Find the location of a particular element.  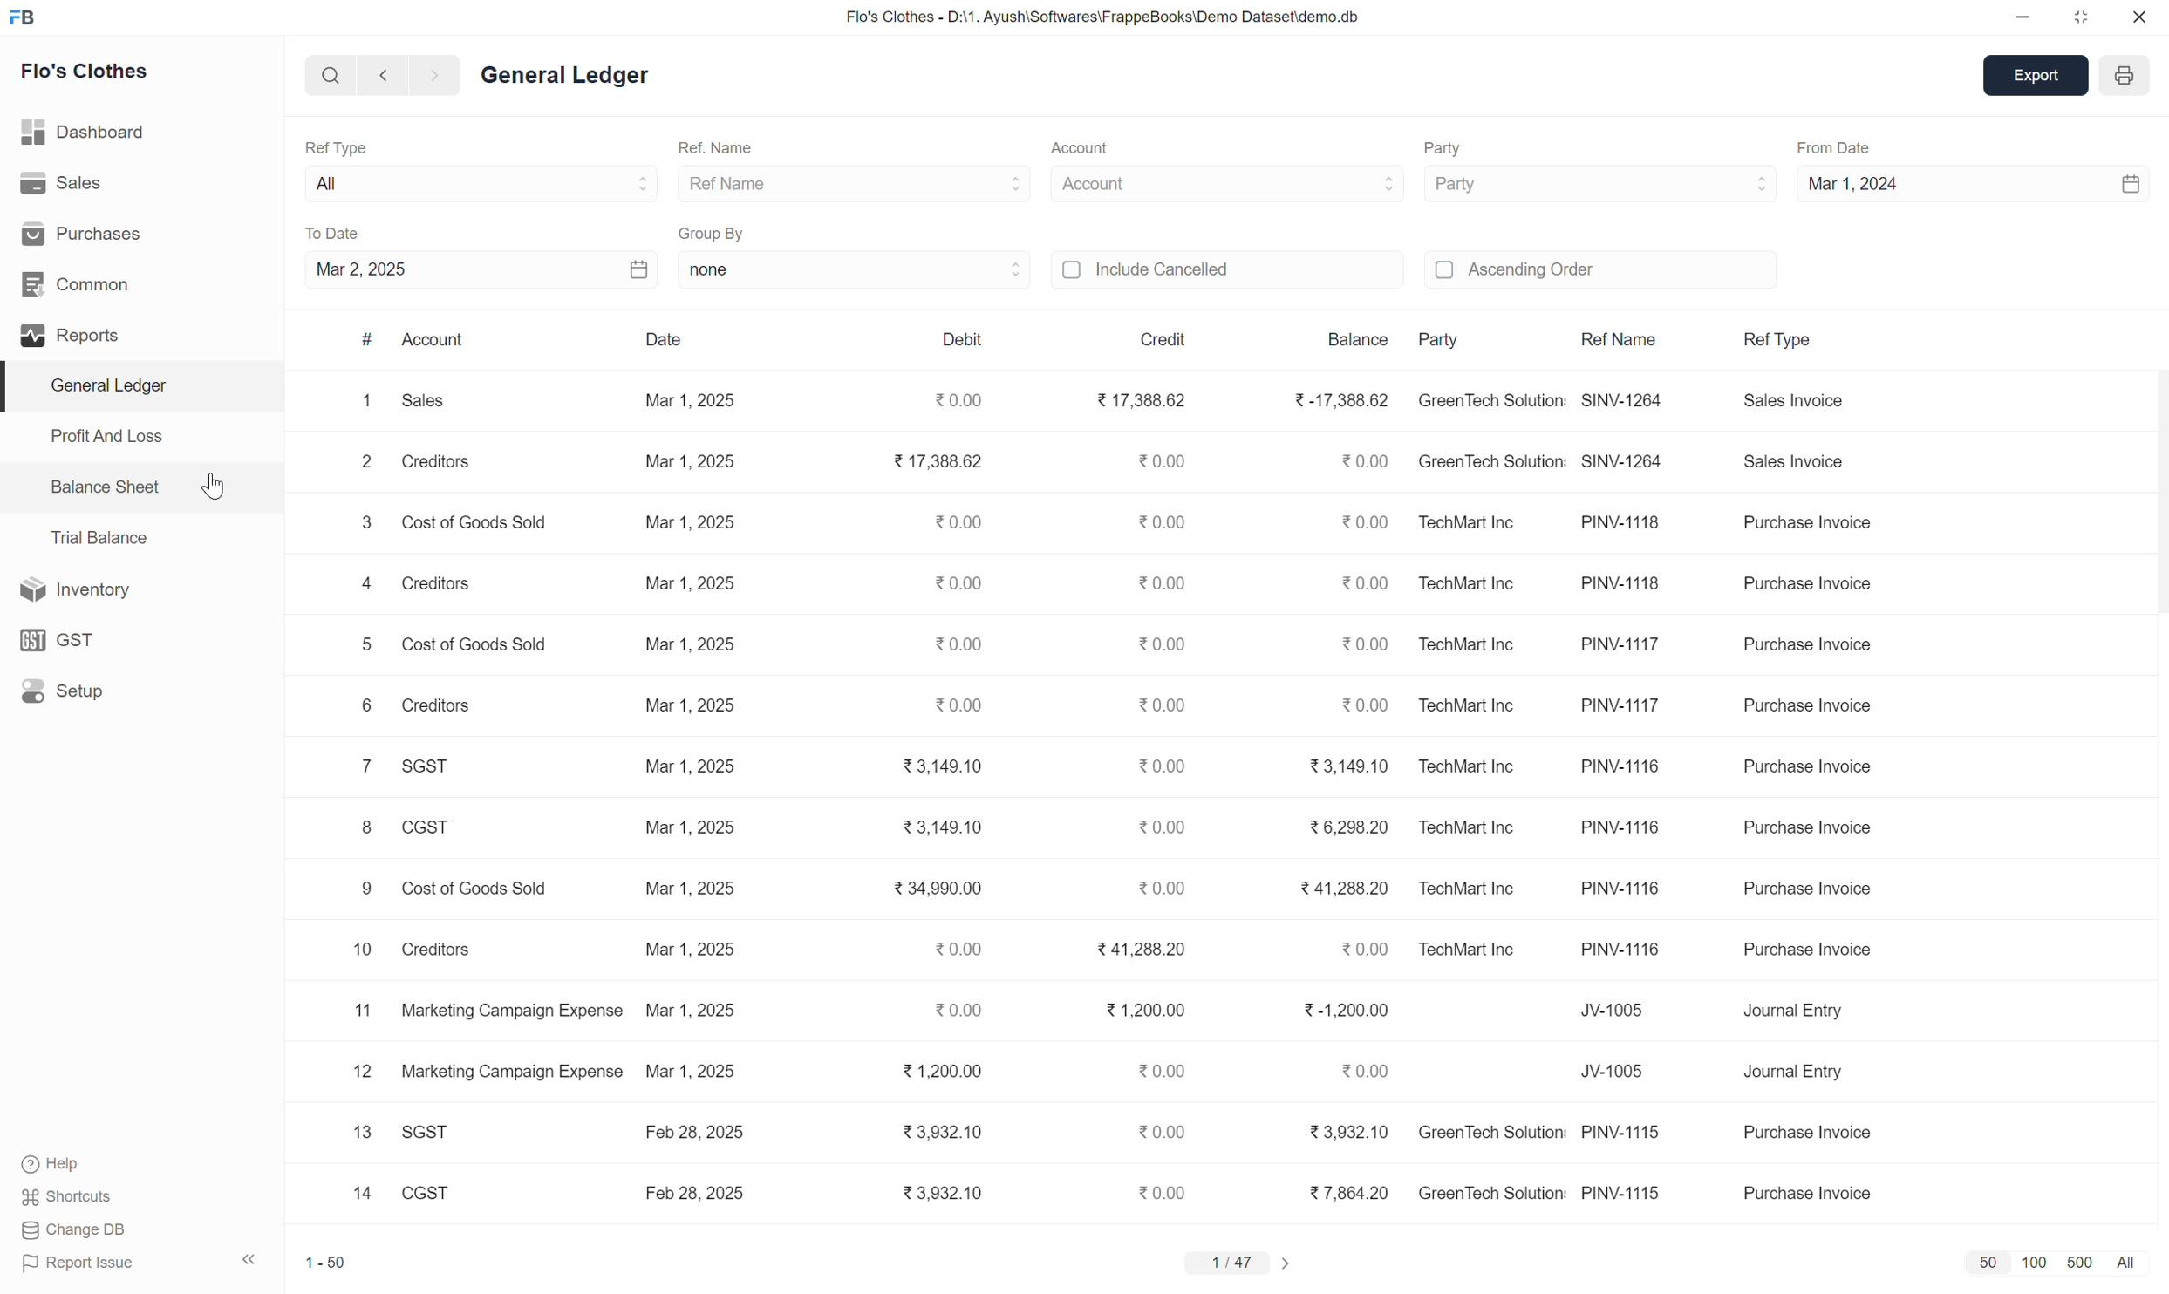

0.00 is located at coordinates (1160, 766).